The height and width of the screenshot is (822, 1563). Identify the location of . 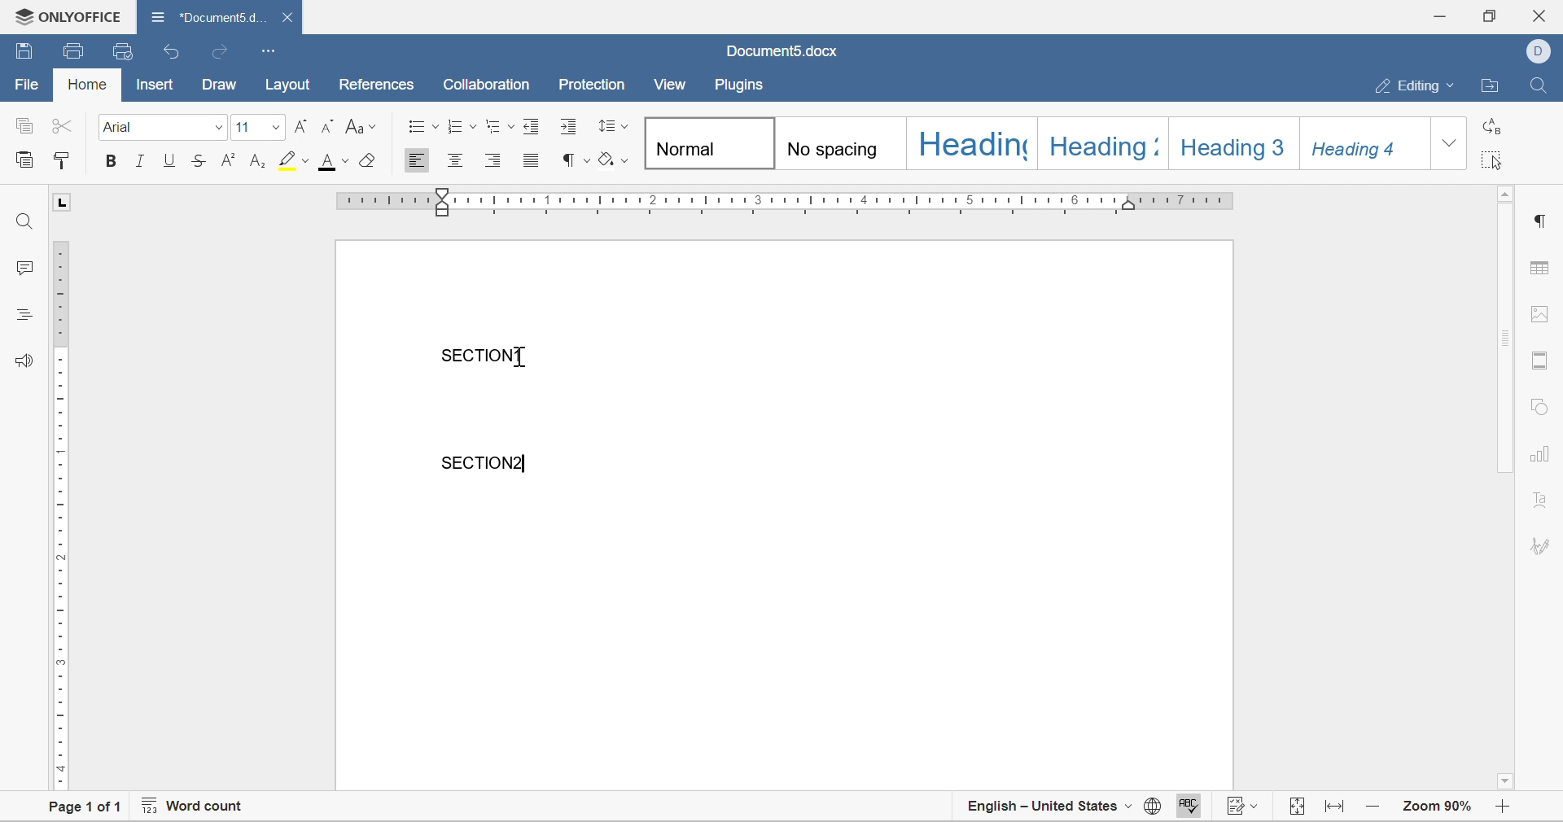
(528, 360).